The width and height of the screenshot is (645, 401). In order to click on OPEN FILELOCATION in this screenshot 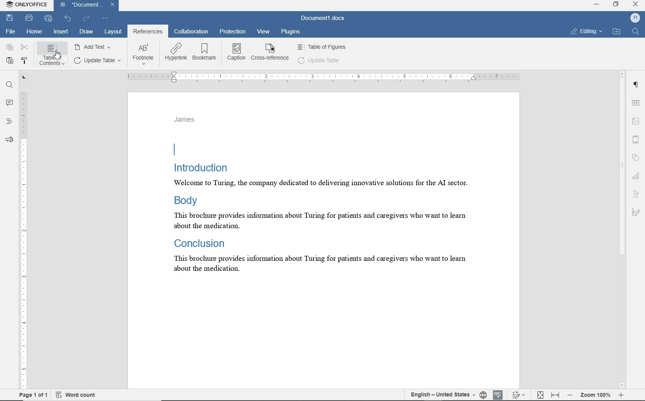, I will do `click(615, 32)`.